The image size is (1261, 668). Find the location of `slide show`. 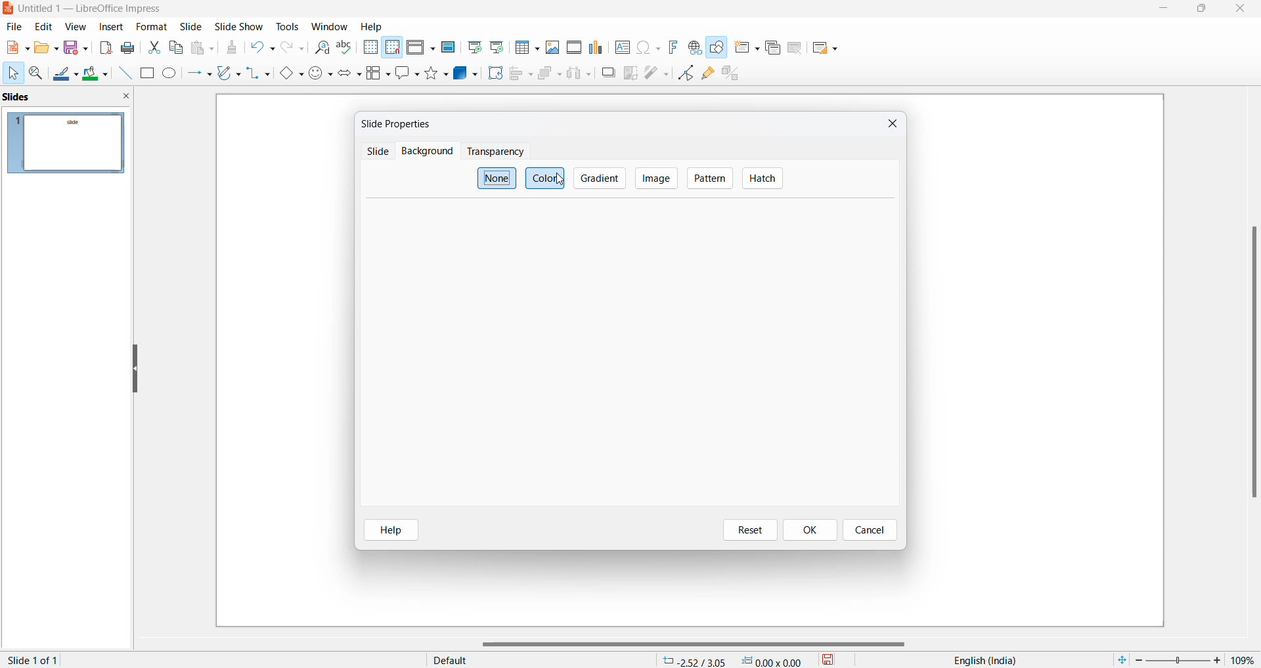

slide show is located at coordinates (240, 28).